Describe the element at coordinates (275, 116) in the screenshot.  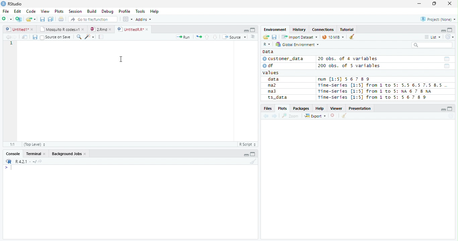
I see `Next` at that location.